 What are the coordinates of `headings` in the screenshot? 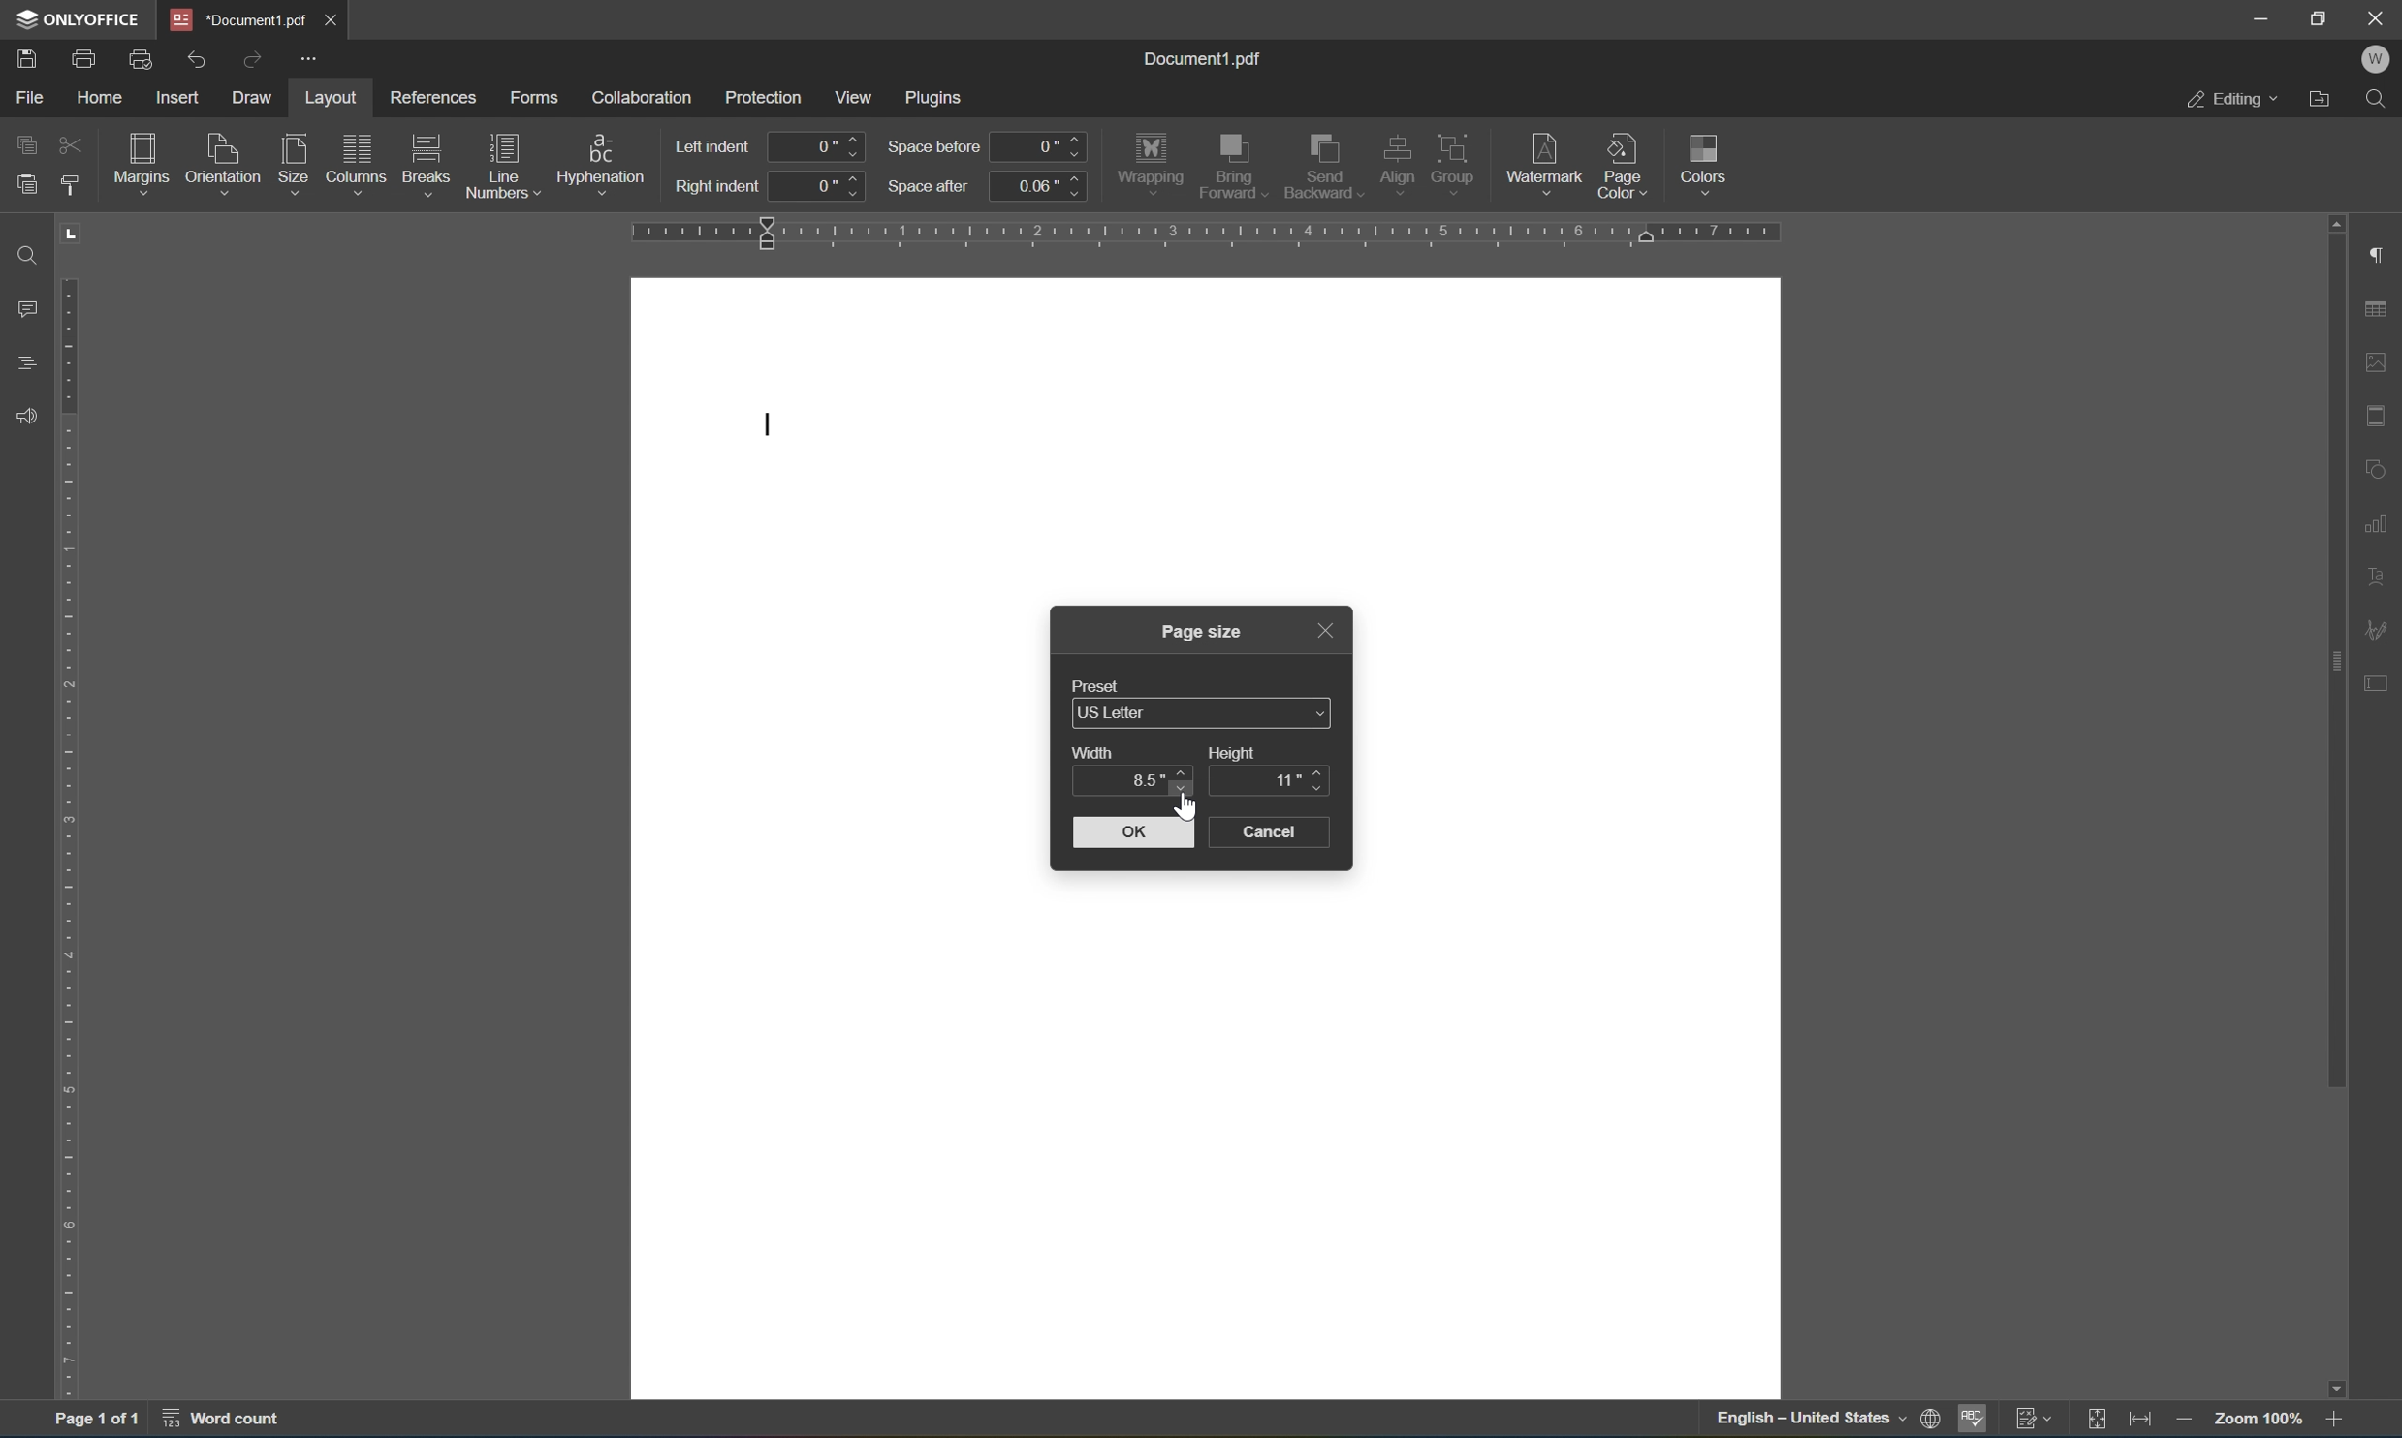 It's located at (21, 365).